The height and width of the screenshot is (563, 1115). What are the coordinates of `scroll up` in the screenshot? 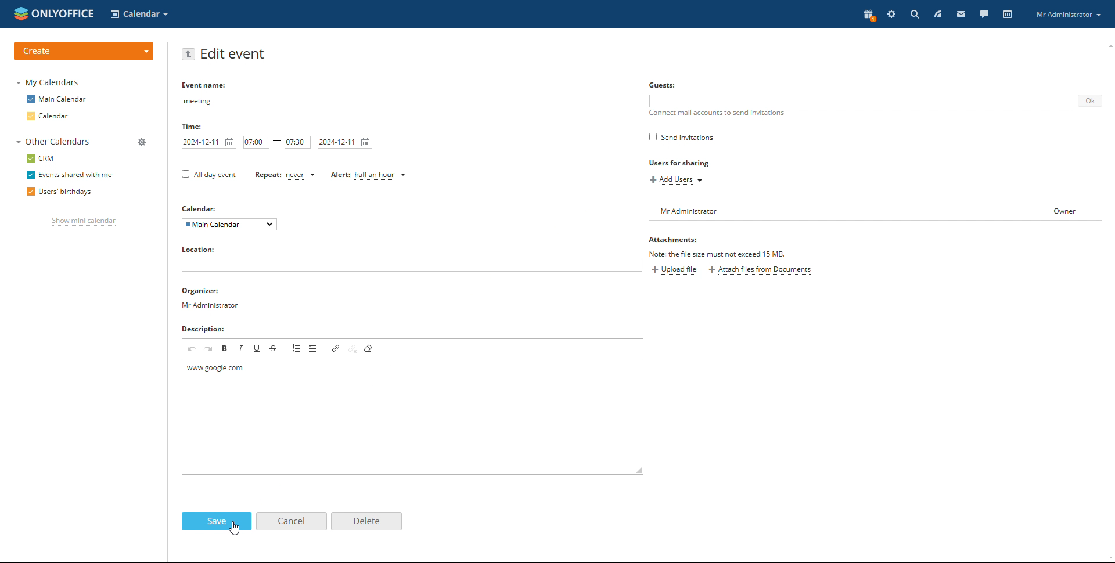 It's located at (1108, 44).